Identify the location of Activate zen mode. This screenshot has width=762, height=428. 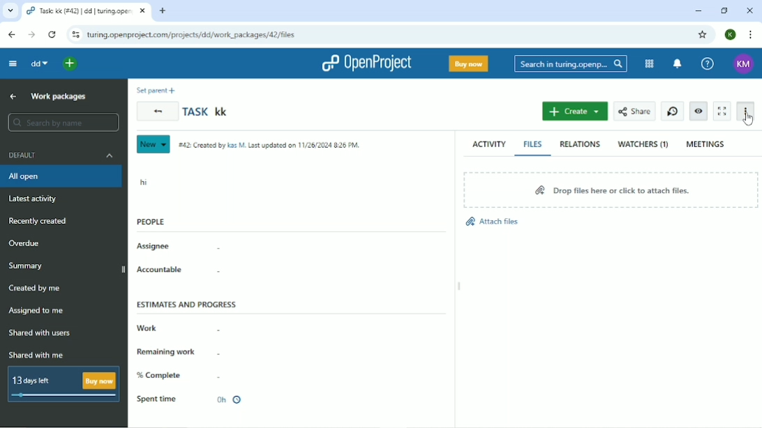
(722, 111).